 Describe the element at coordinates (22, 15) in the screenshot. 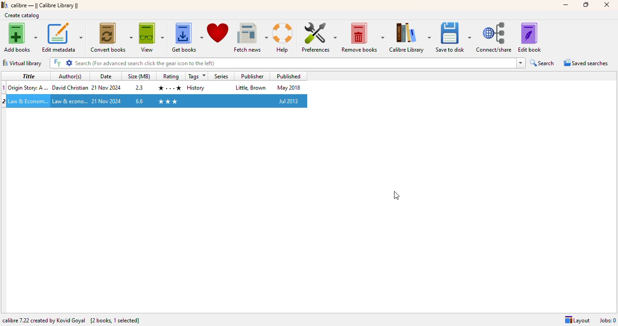

I see `create catalog` at that location.